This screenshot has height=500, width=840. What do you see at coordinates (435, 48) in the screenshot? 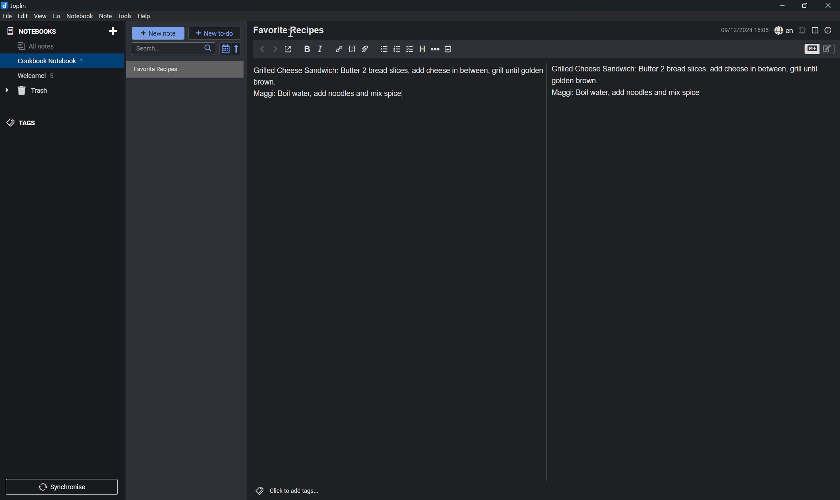
I see `More` at bounding box center [435, 48].